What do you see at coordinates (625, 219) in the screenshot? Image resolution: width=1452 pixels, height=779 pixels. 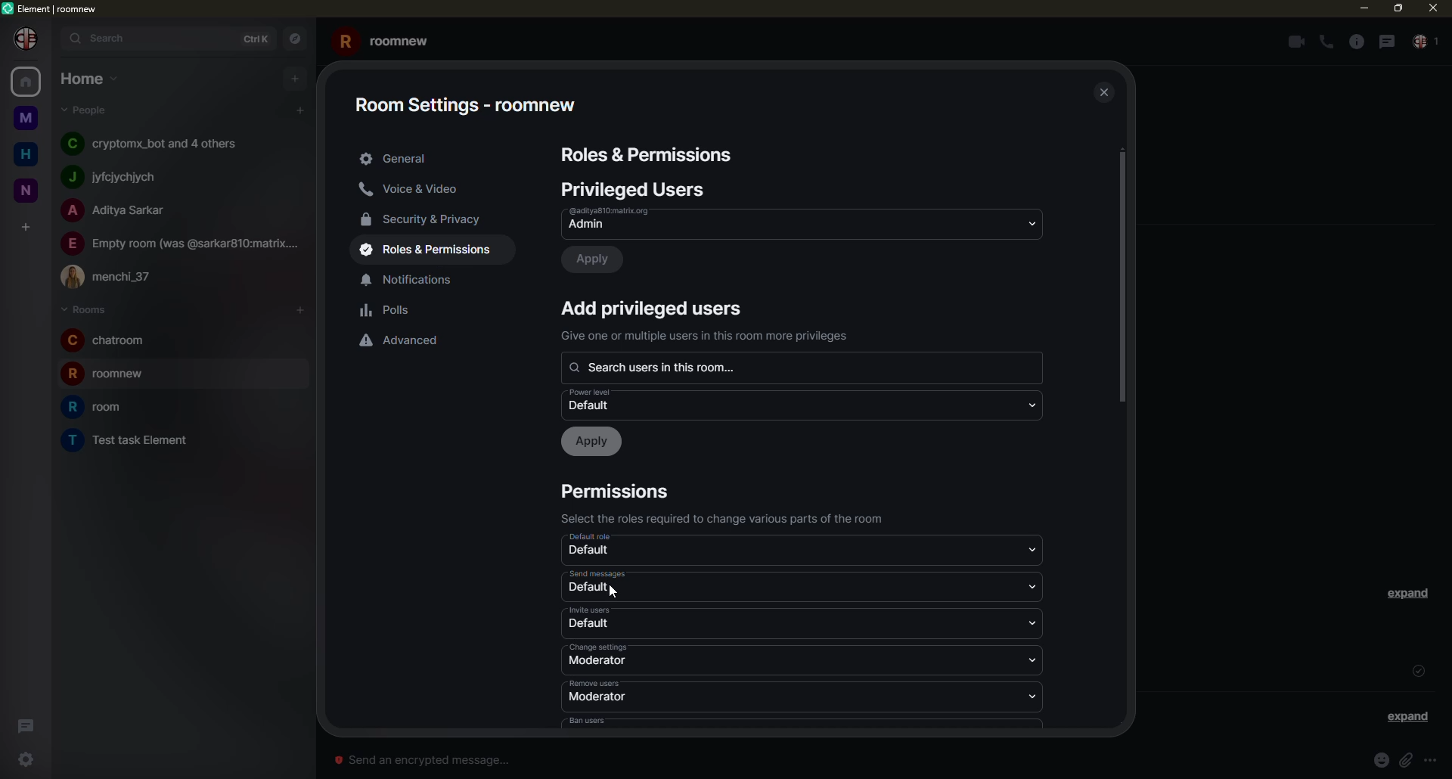 I see `admin` at bounding box center [625, 219].